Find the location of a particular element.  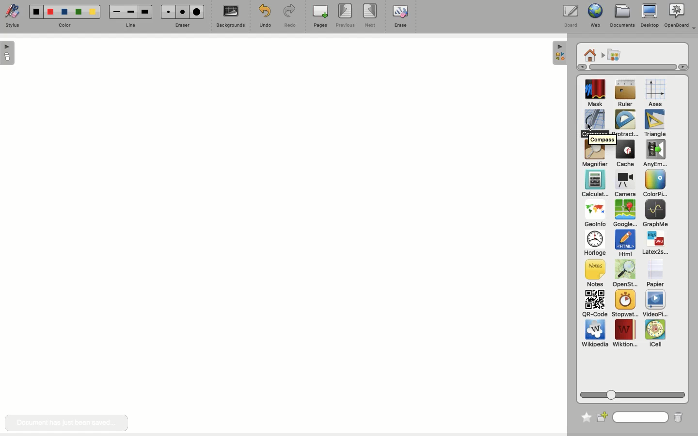

Favorite is located at coordinates (584, 415).